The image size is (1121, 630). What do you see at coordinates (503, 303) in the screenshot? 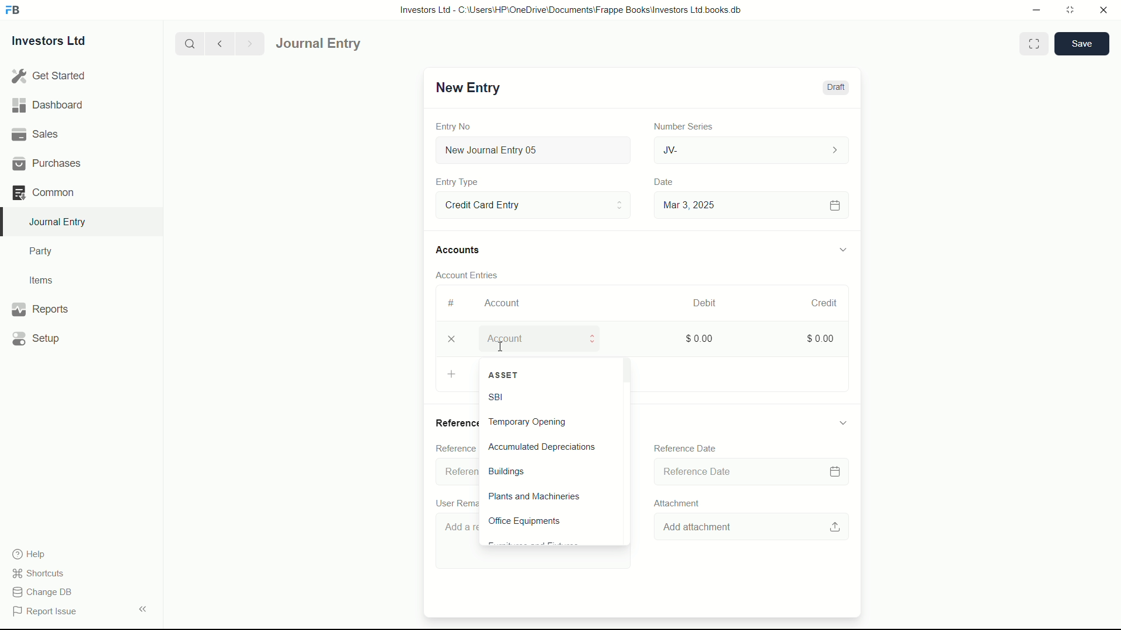
I see `Account` at bounding box center [503, 303].